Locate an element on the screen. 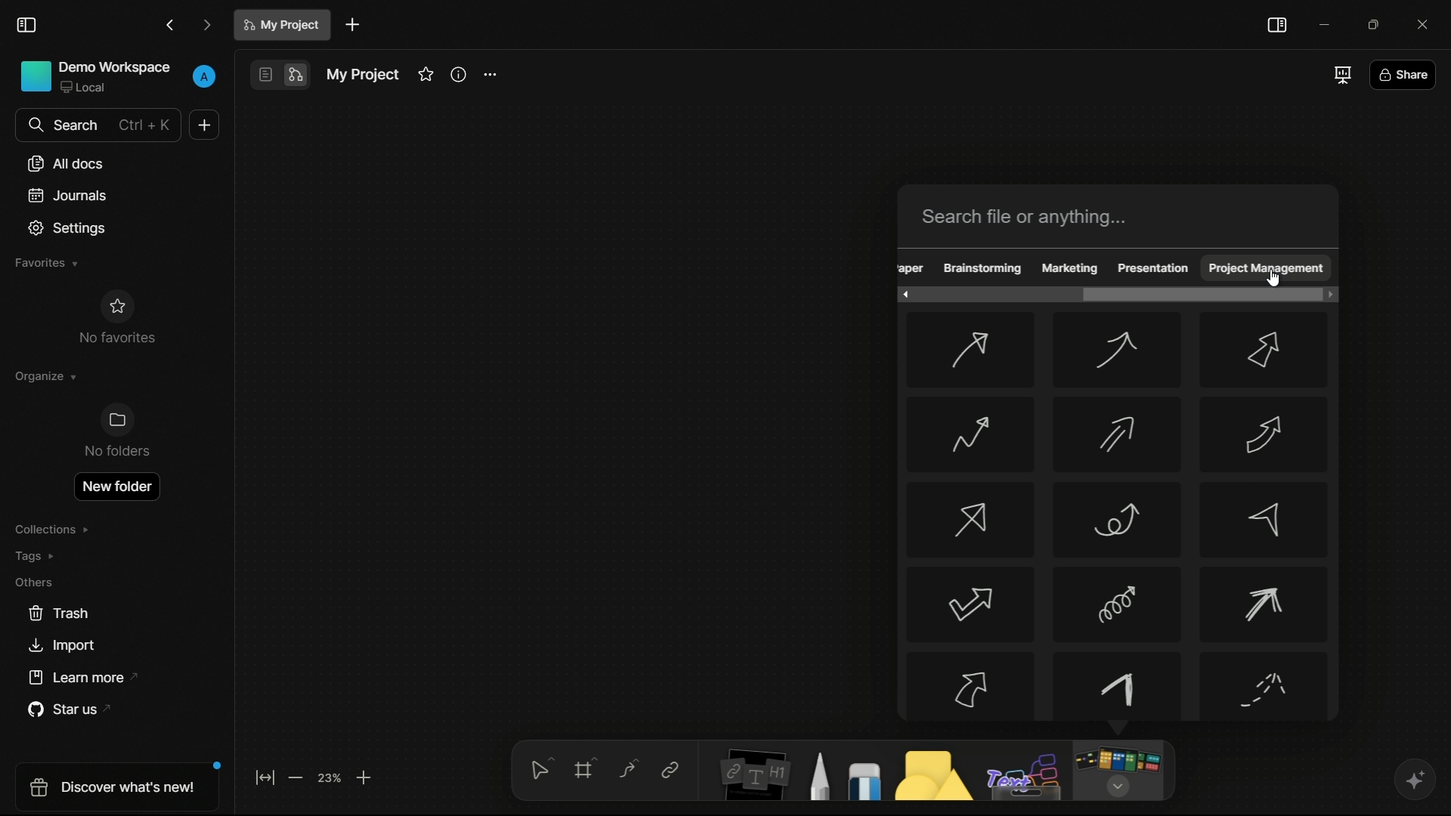  search bar is located at coordinates (1122, 216).